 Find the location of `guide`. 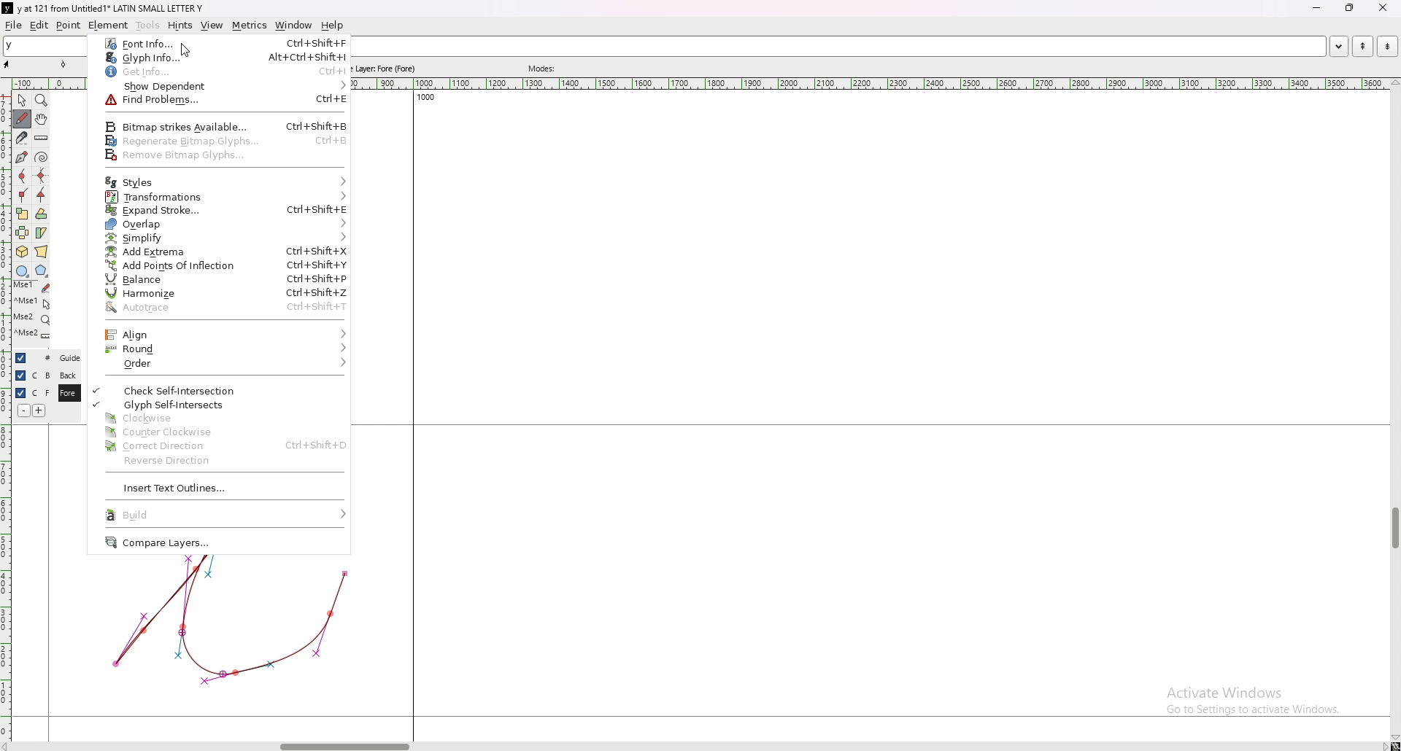

guide is located at coordinates (69, 358).